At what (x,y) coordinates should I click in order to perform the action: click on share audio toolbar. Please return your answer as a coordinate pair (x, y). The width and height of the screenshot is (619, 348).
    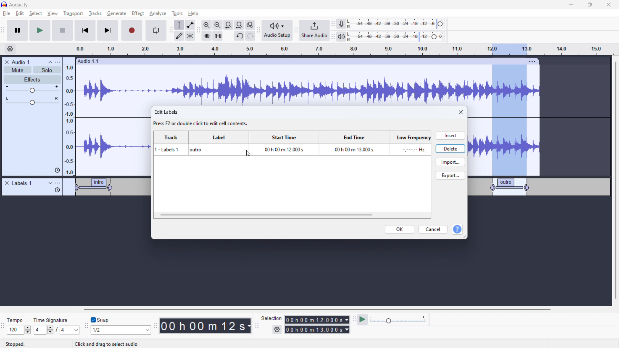
    Looking at the image, I should click on (296, 31).